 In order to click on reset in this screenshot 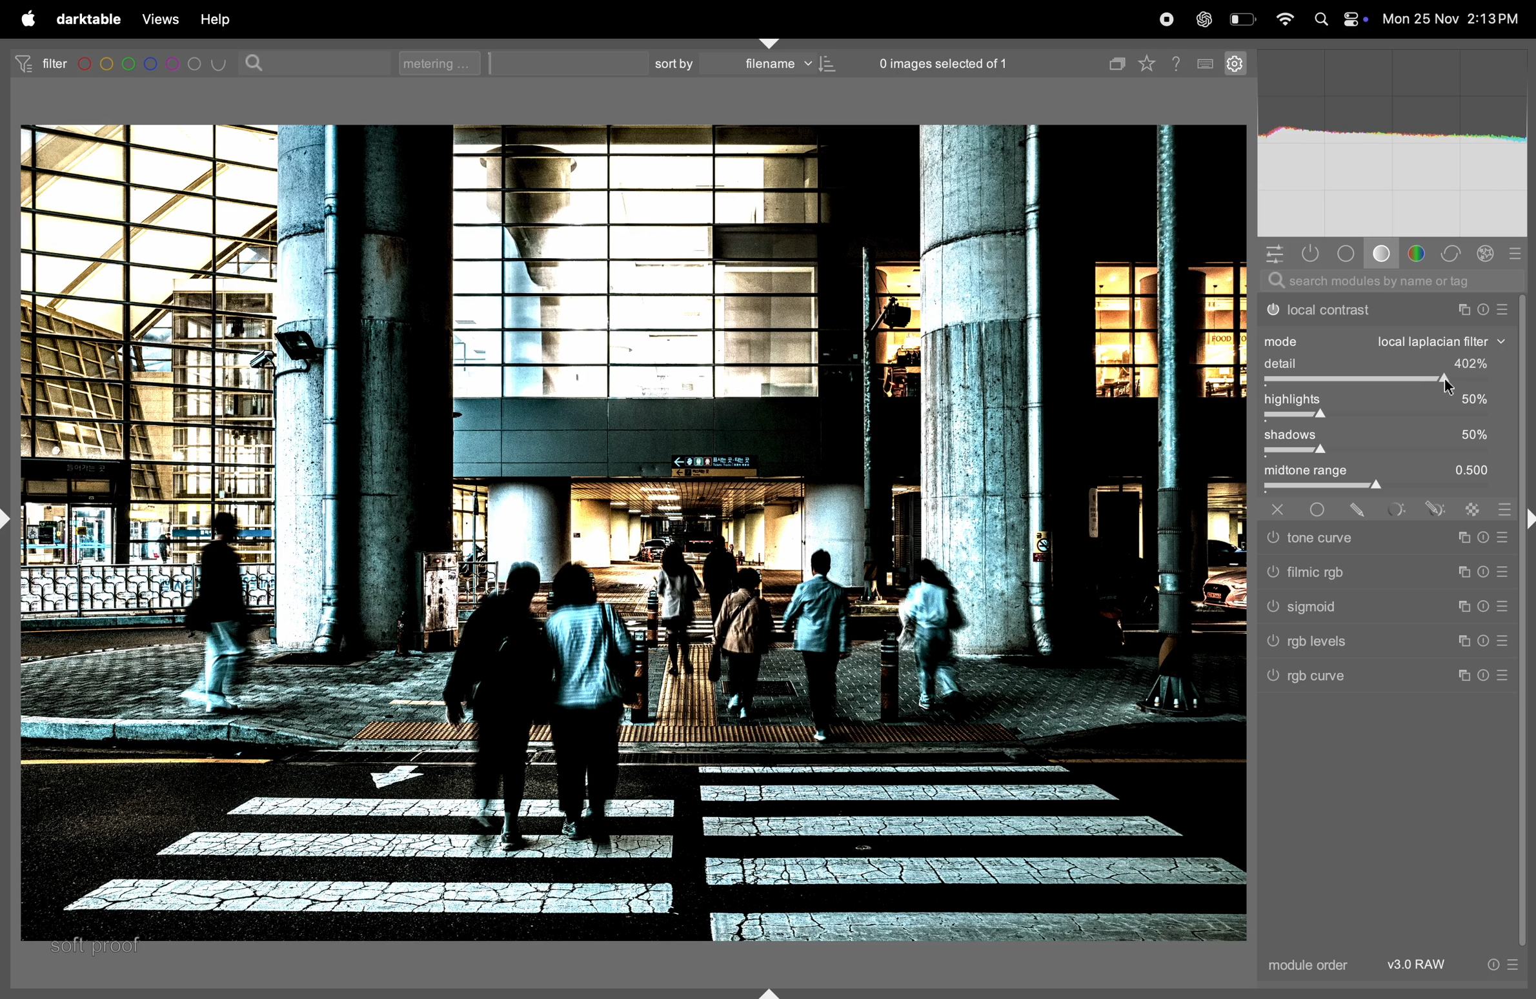, I will do `click(1492, 964)`.